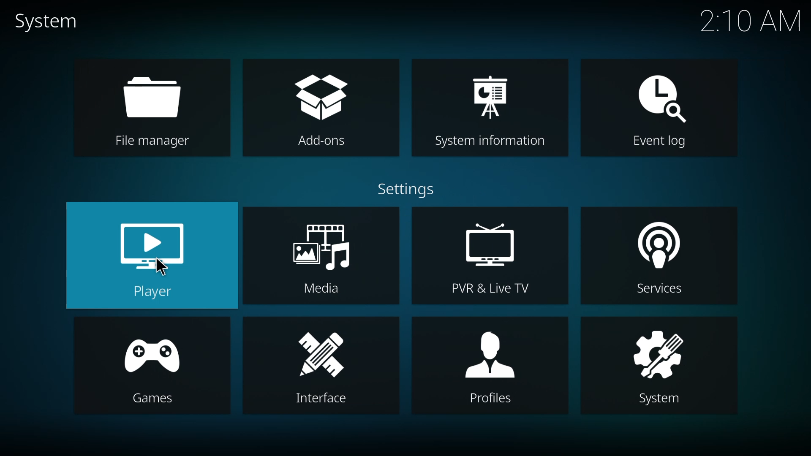  Describe the element at coordinates (659, 365) in the screenshot. I see `system` at that location.